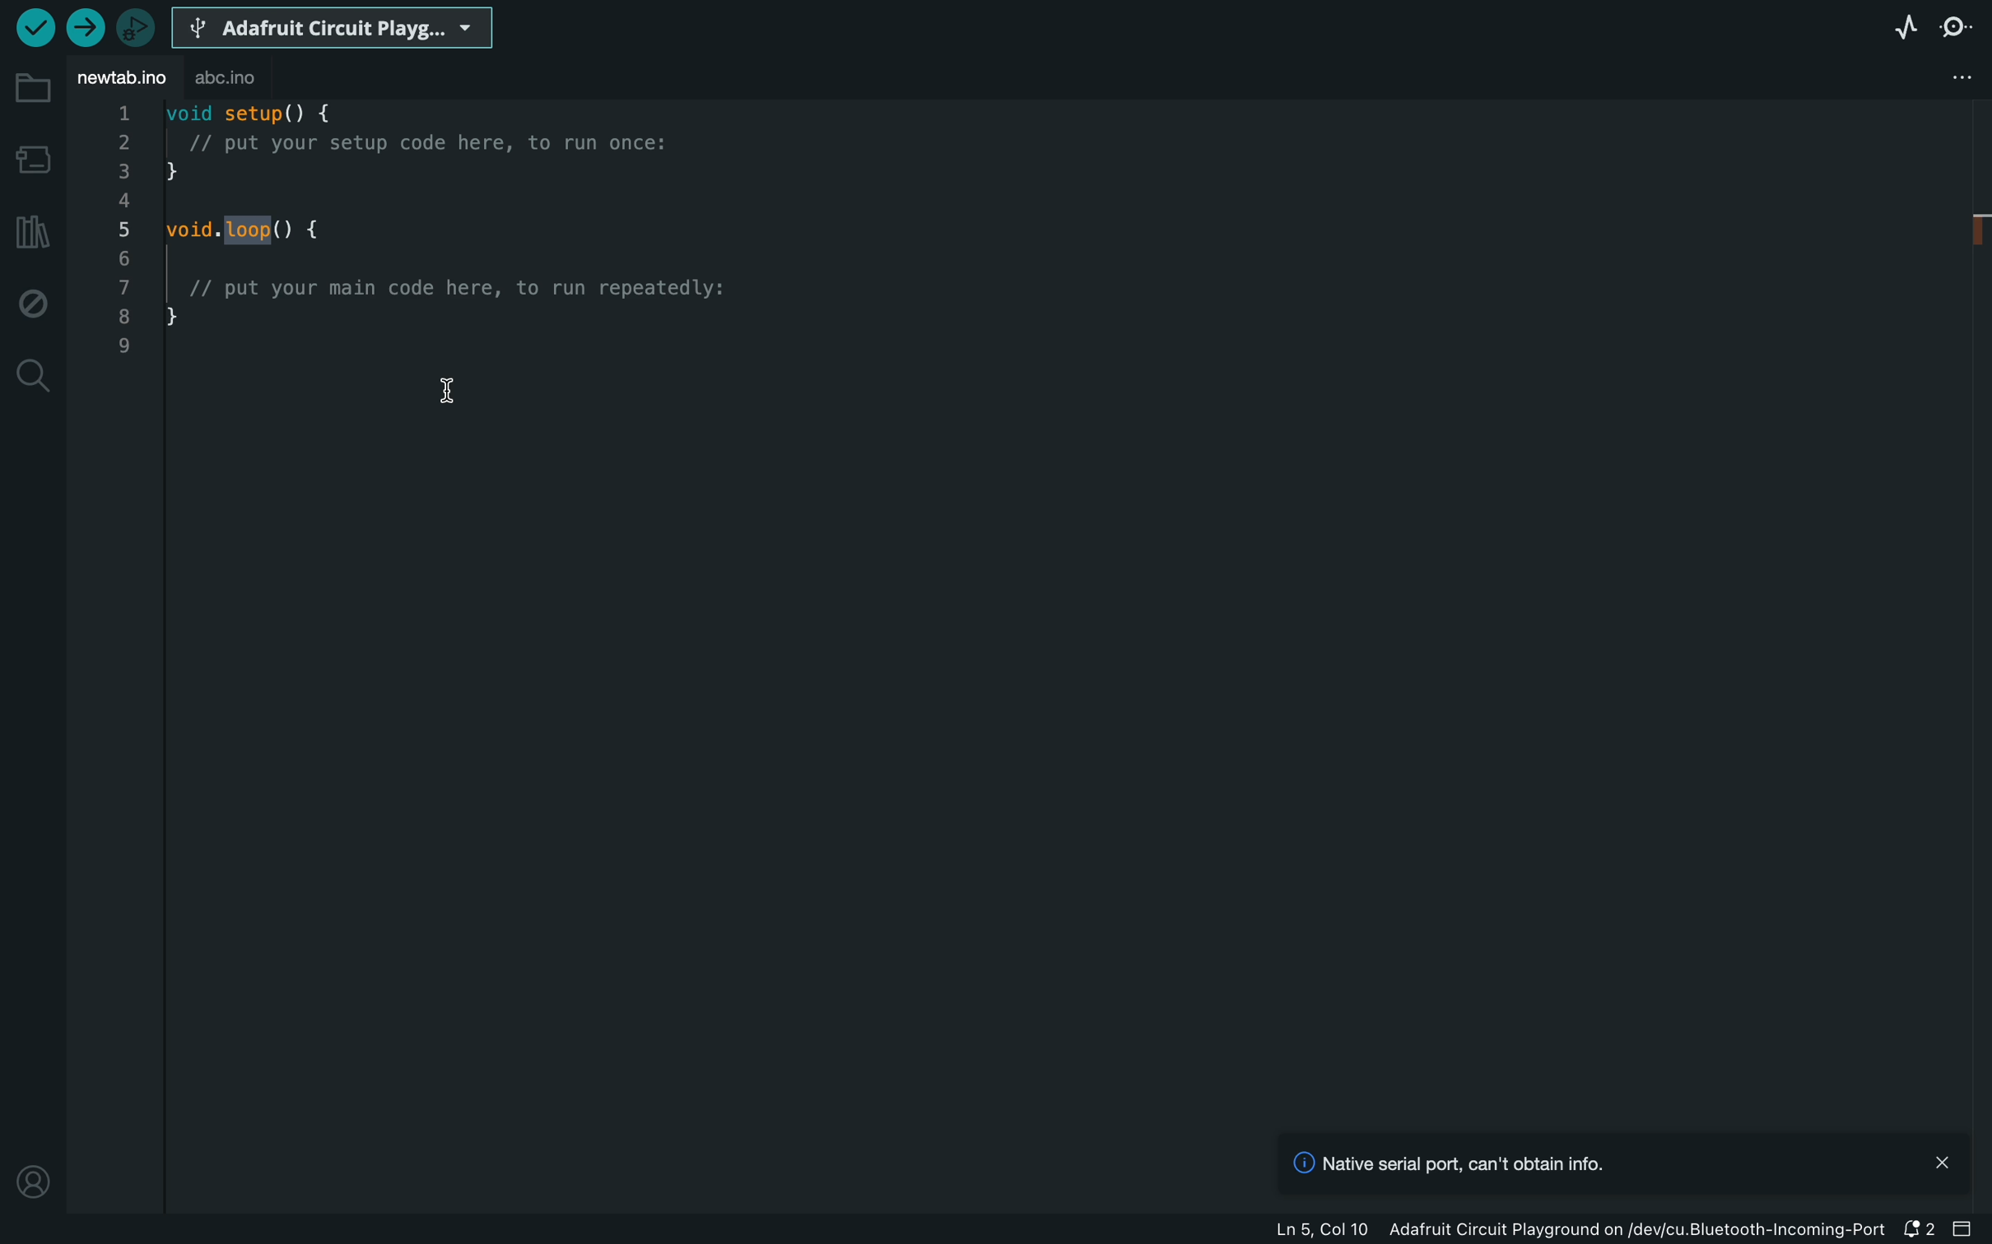  What do you see at coordinates (122, 78) in the screenshot?
I see `newtab.ino` at bounding box center [122, 78].